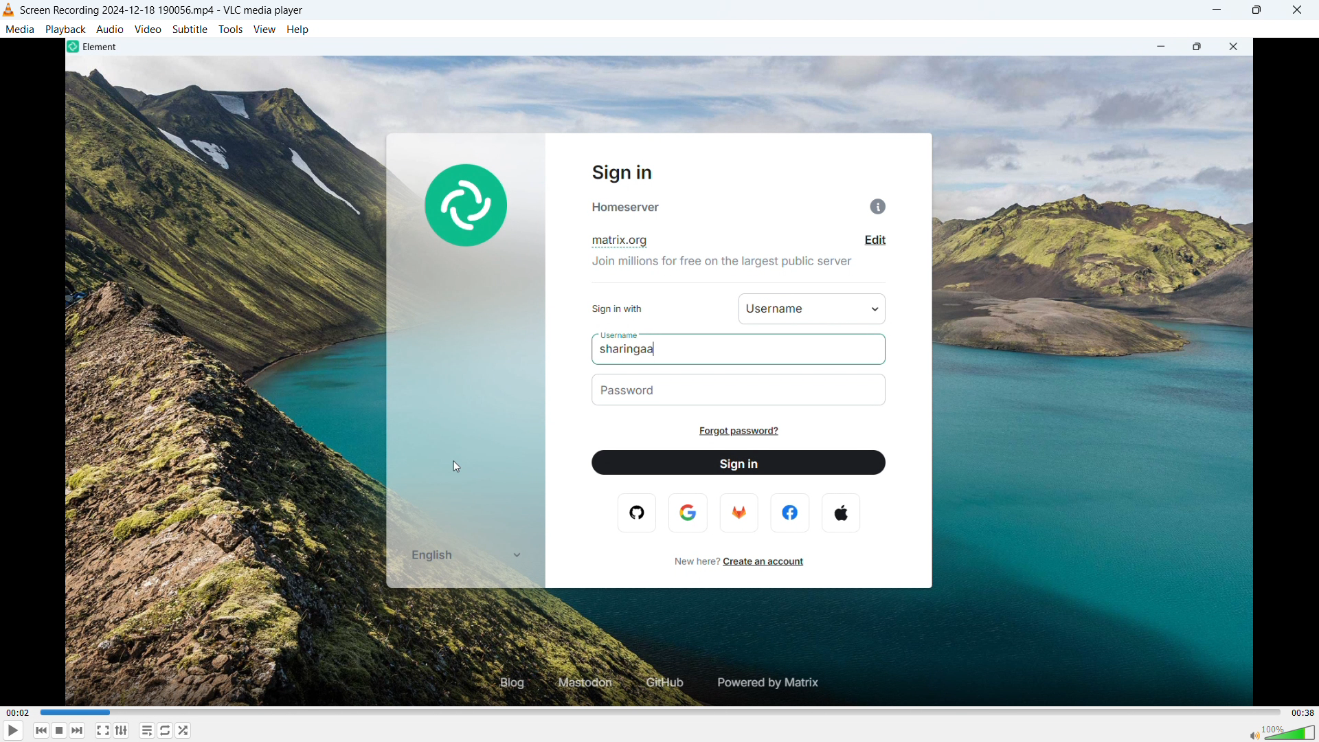  Describe the element at coordinates (111, 28) in the screenshot. I see `audio` at that location.